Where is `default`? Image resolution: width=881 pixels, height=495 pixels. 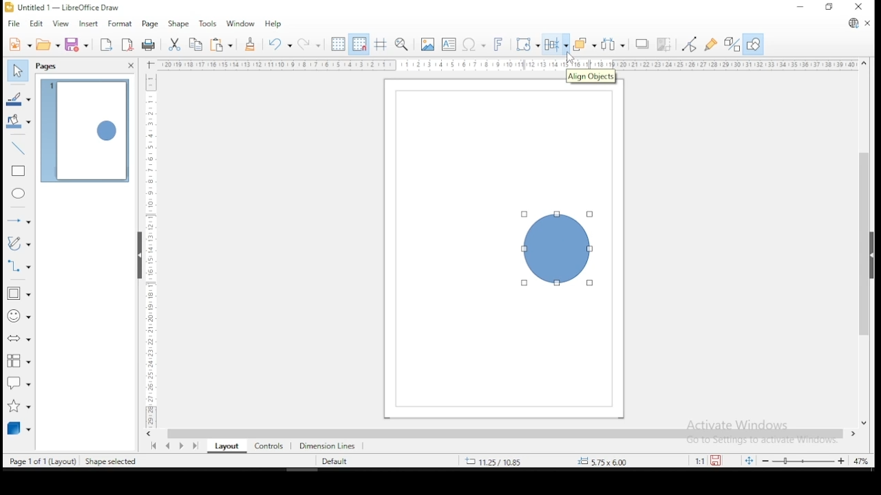 default is located at coordinates (335, 462).